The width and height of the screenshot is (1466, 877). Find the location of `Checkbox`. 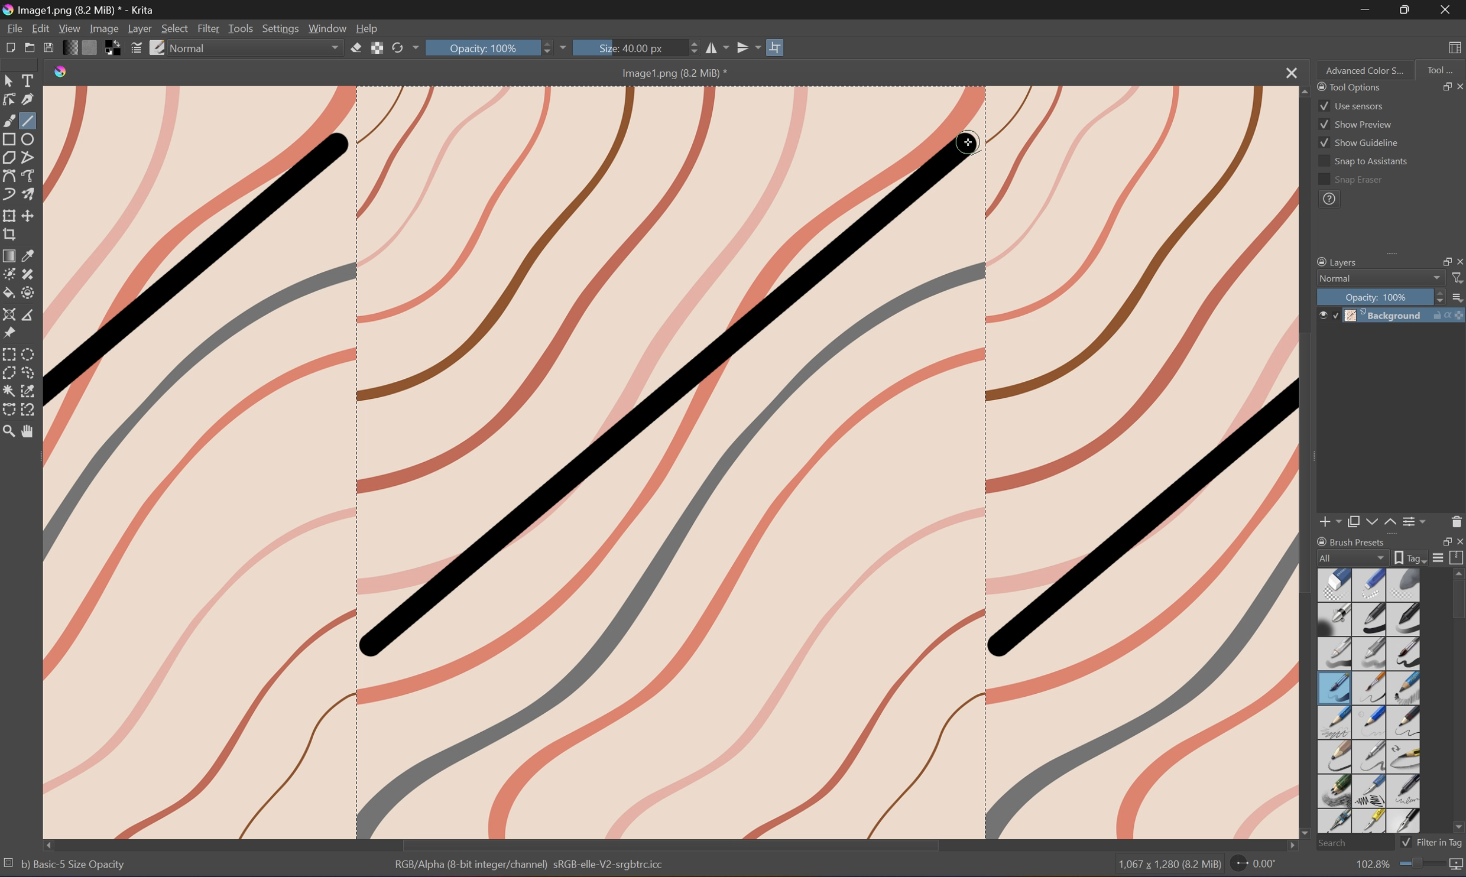

Checkbox is located at coordinates (1405, 842).